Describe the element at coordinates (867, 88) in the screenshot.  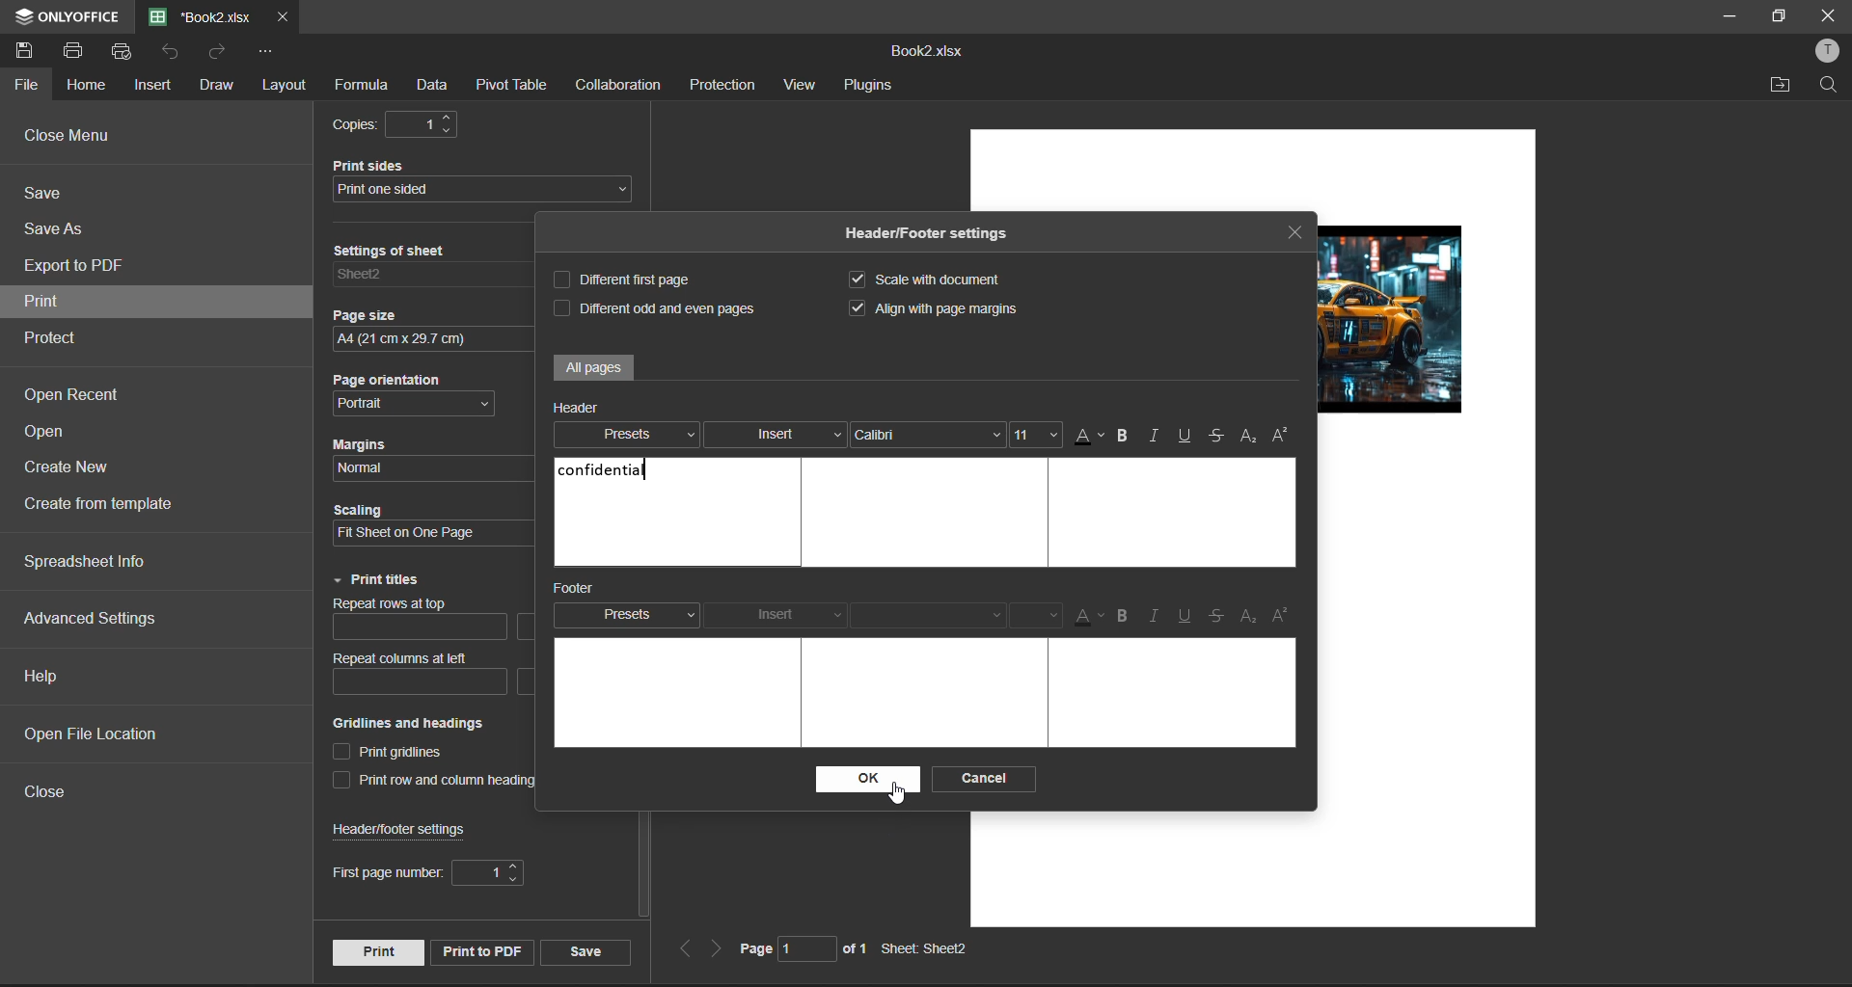
I see `plugins` at that location.